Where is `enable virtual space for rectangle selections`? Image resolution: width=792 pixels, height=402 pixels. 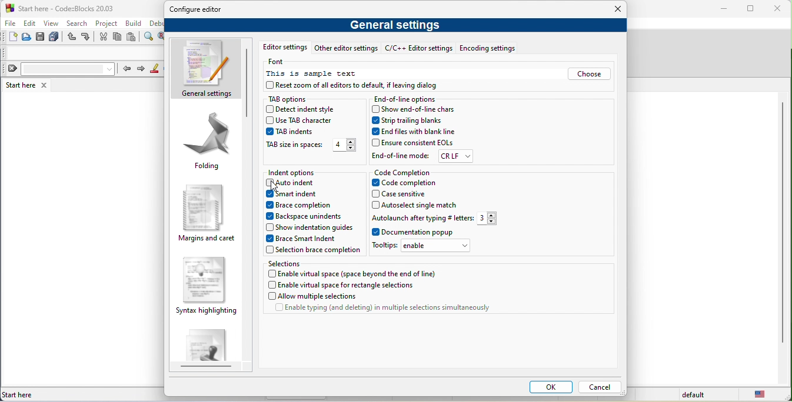
enable virtual space for rectangle selections is located at coordinates (345, 284).